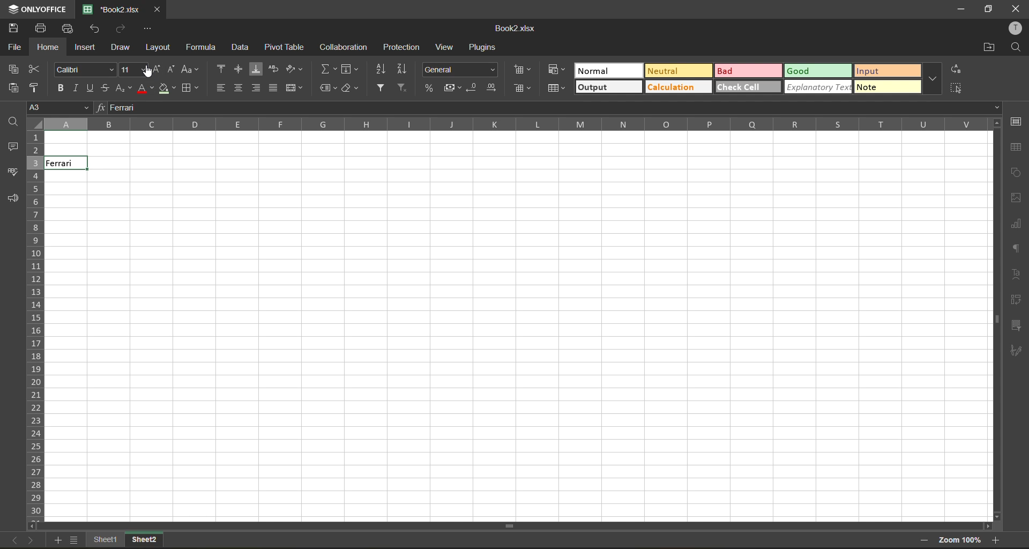  What do you see at coordinates (512, 29) in the screenshot?
I see `filename` at bounding box center [512, 29].